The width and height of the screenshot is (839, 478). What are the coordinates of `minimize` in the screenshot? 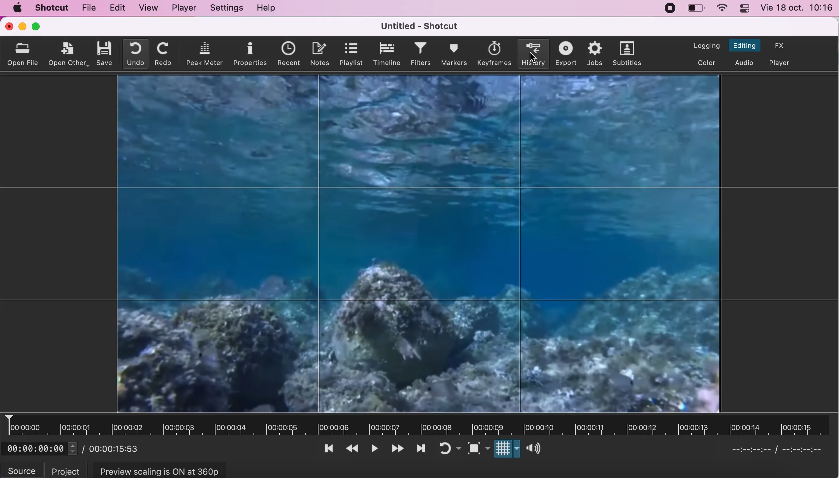 It's located at (22, 27).